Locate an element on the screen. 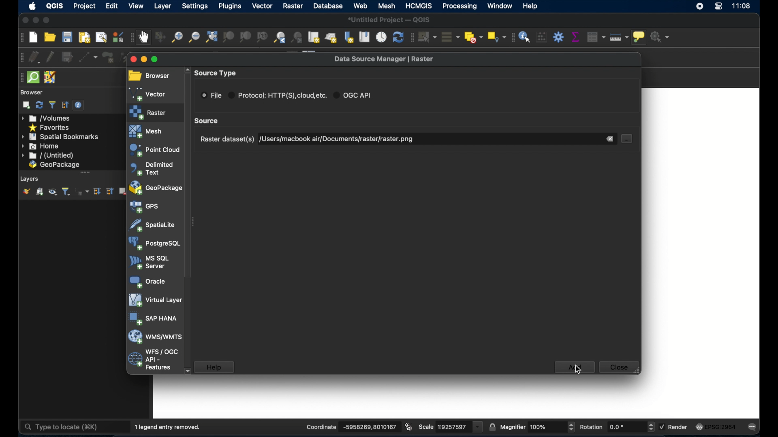 This screenshot has width=778, height=437. select features by area or single click is located at coordinates (427, 36).